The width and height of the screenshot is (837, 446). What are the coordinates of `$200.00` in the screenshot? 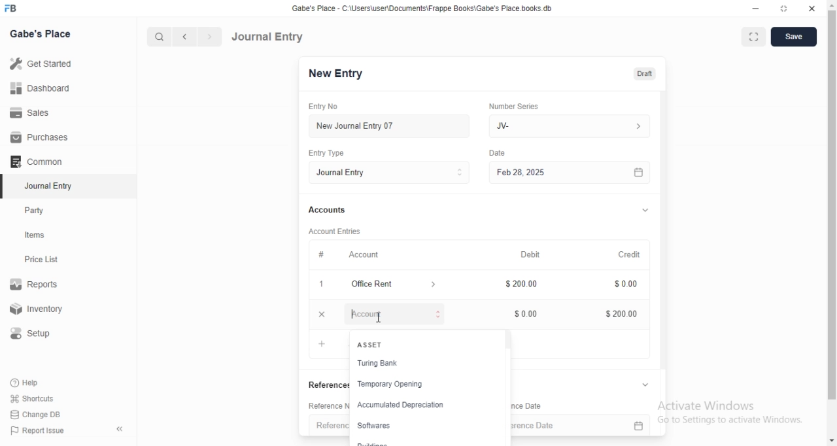 It's located at (624, 314).